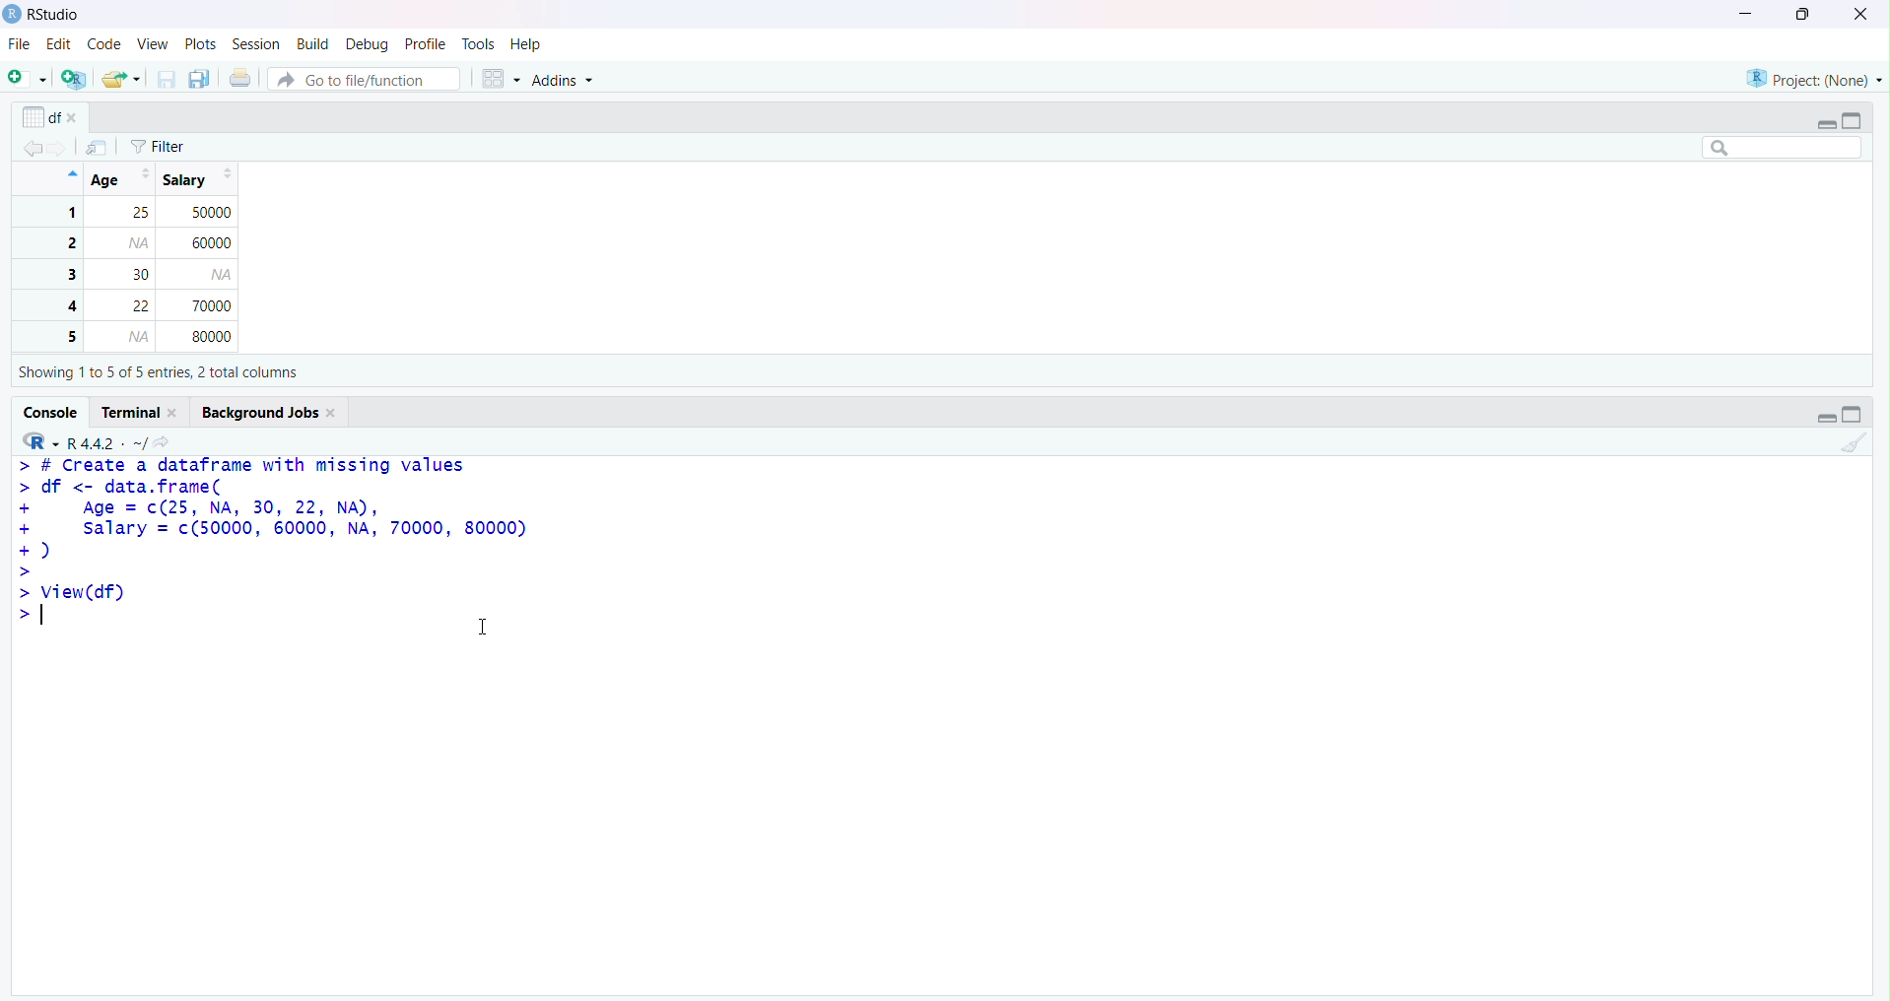  I want to click on Project (Note), so click(1813, 80).